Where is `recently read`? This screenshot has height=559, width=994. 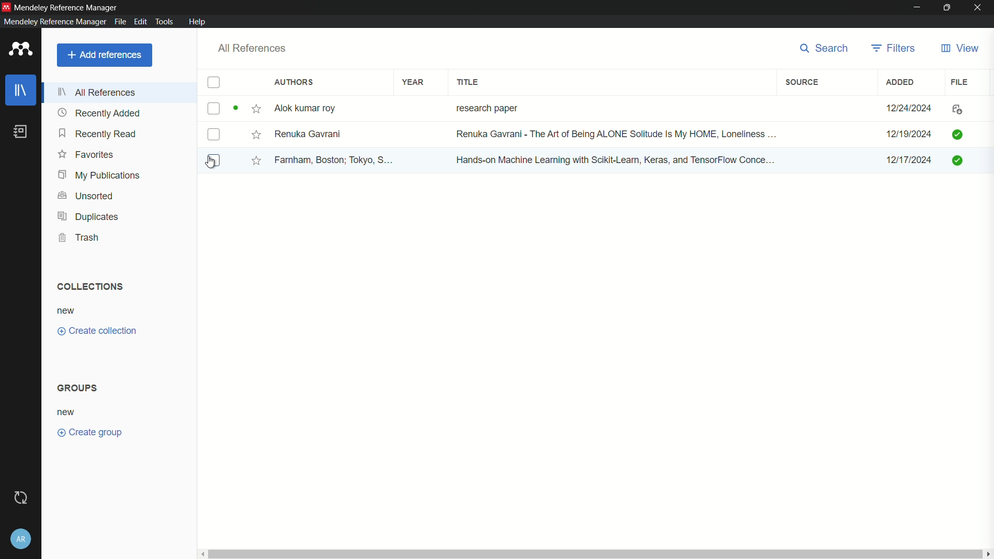
recently read is located at coordinates (97, 133).